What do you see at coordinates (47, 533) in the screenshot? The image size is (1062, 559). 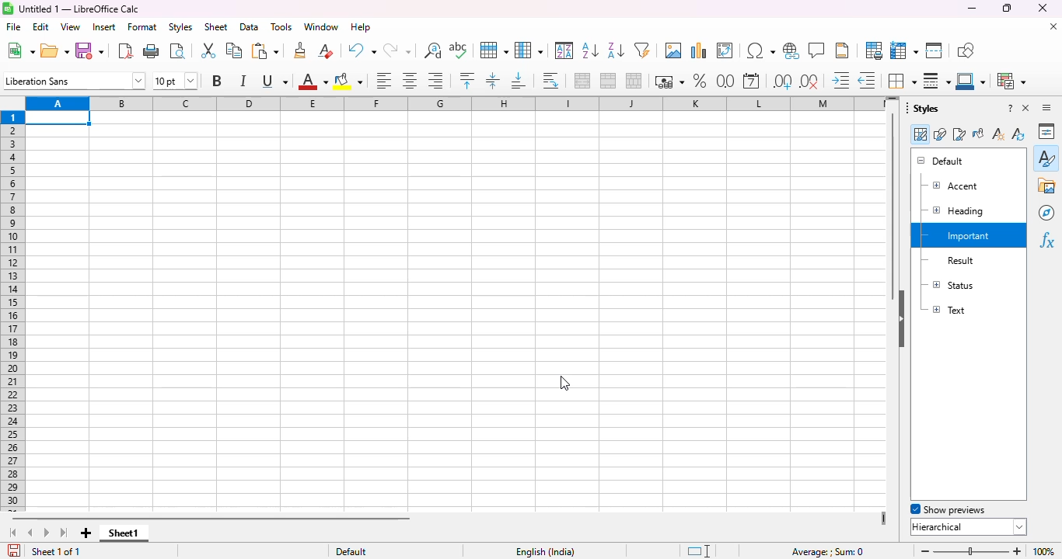 I see `scroll to next sheet` at bounding box center [47, 533].